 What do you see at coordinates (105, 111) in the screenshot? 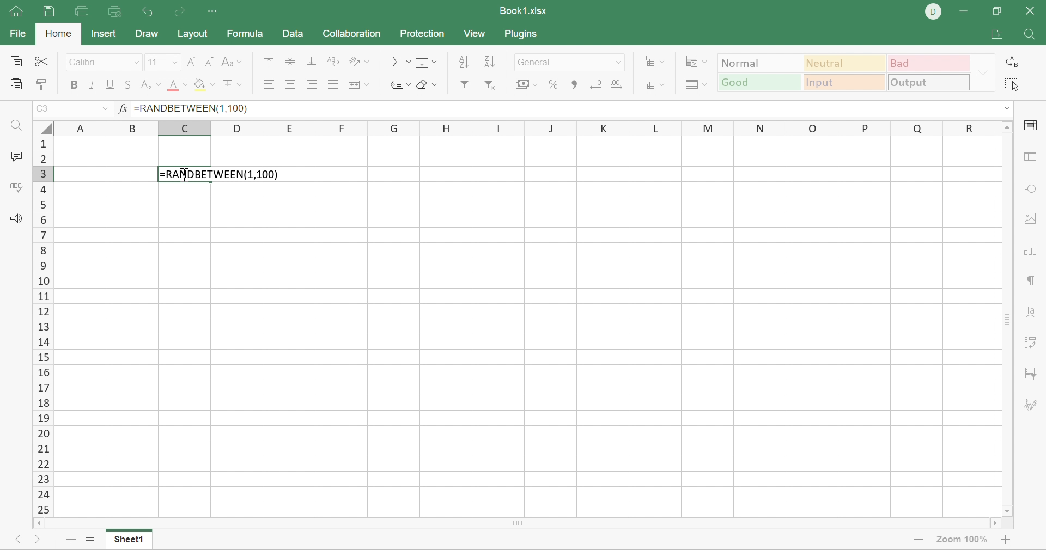
I see `Drop Down` at bounding box center [105, 111].